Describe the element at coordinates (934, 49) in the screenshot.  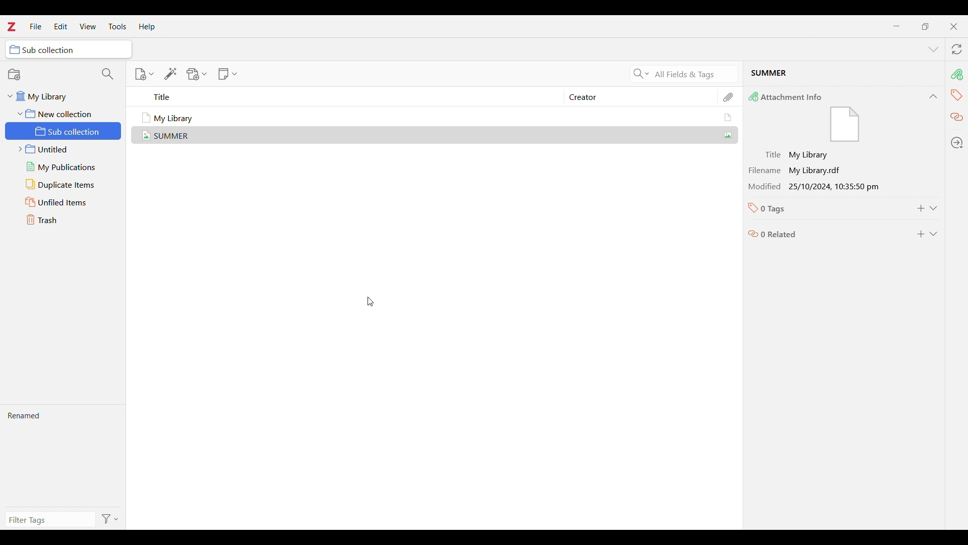
I see `List all tabs` at that location.